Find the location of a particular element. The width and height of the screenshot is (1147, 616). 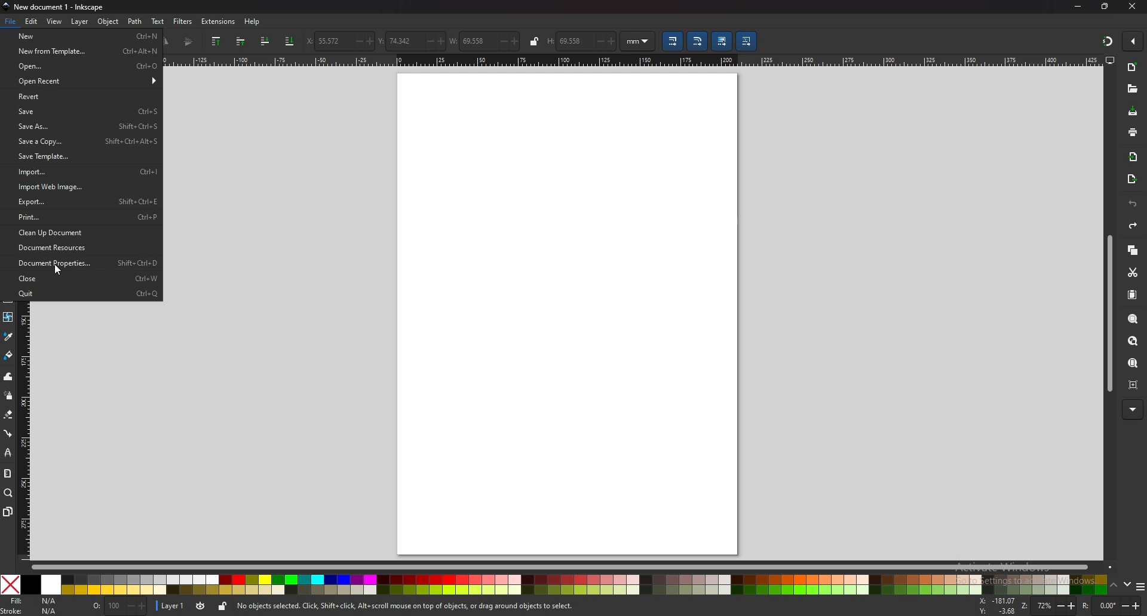

layer 1 is located at coordinates (170, 606).